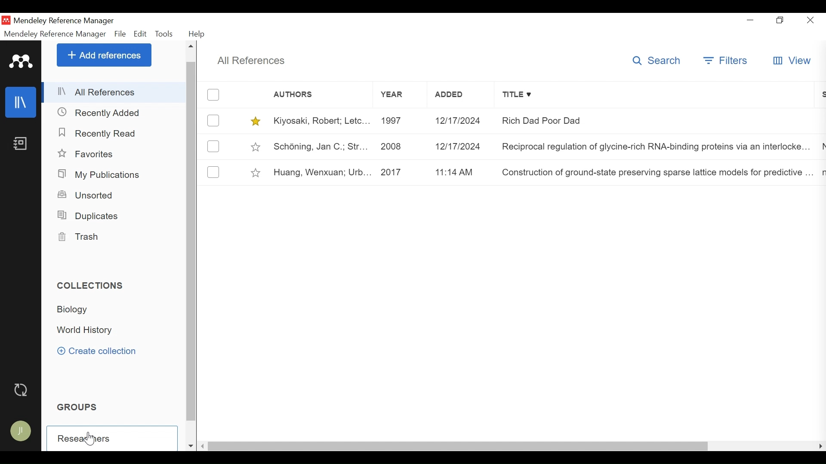 The image size is (826, 464). I want to click on Vertical Scroll bar, so click(192, 246).